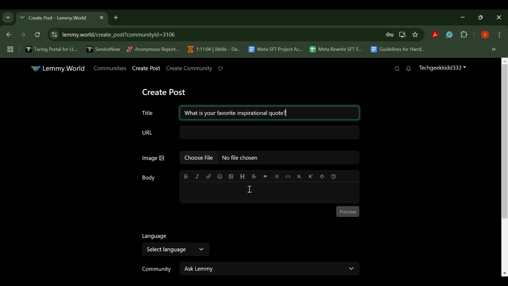 The width and height of the screenshot is (508, 286). Describe the element at coordinates (485, 35) in the screenshot. I see `Browser Profile ` at that location.